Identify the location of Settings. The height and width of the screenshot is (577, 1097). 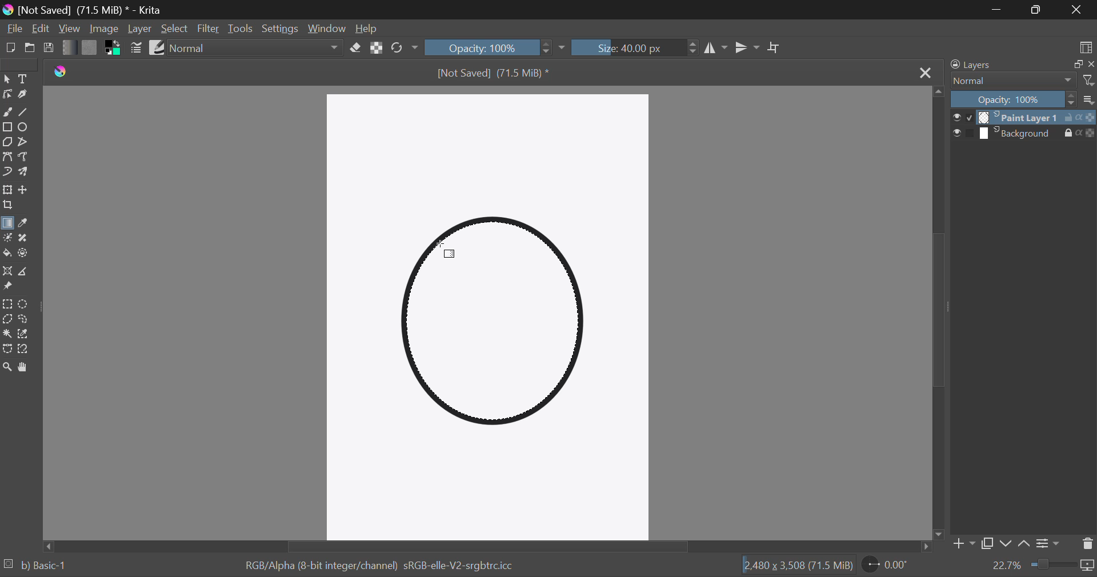
(1050, 543).